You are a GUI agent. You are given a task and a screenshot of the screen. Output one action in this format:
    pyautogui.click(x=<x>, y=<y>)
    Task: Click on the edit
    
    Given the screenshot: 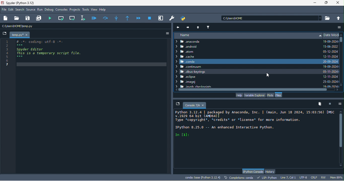 What is the action you would take?
    pyautogui.click(x=11, y=10)
    